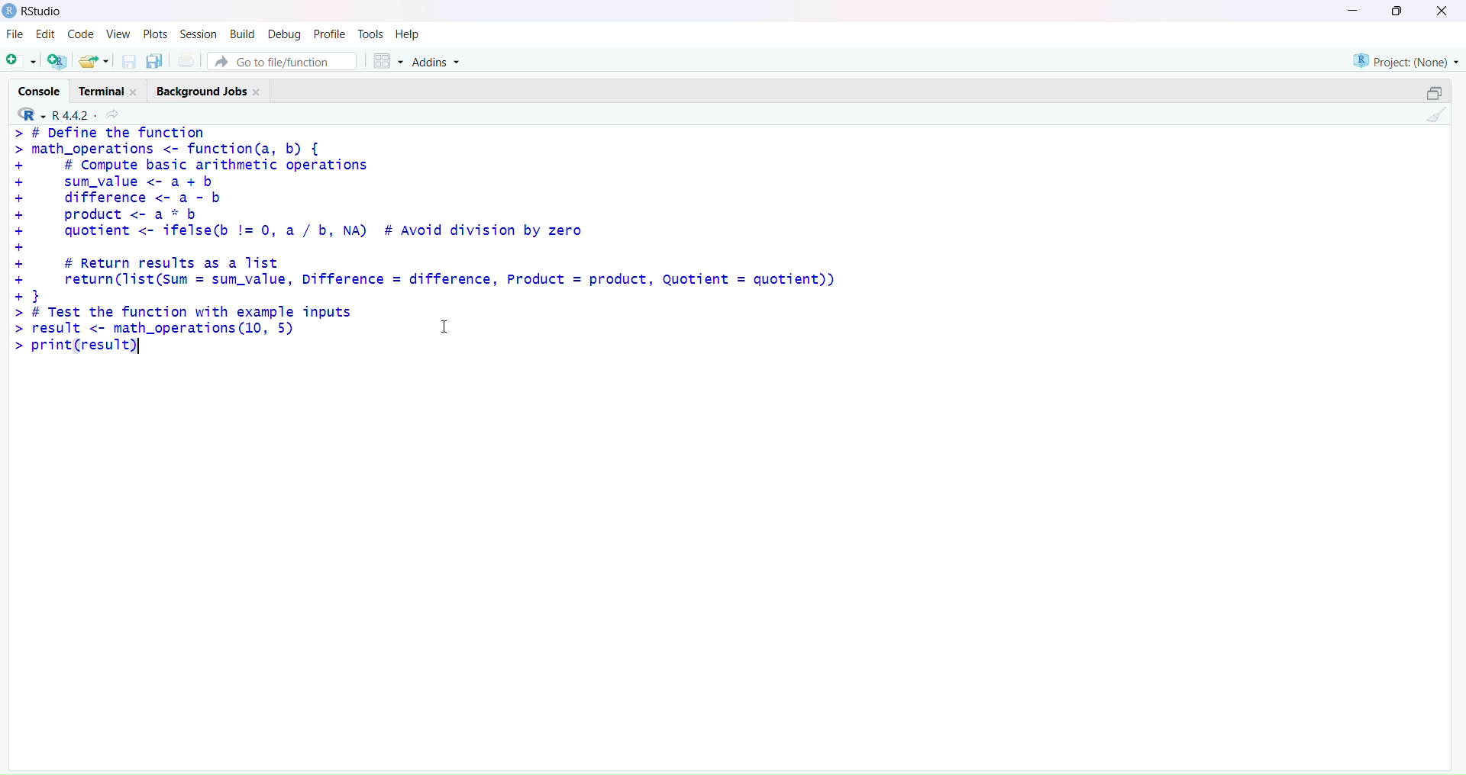 The image size is (1466, 775). What do you see at coordinates (186, 59) in the screenshot?
I see `Print the current file` at bounding box center [186, 59].